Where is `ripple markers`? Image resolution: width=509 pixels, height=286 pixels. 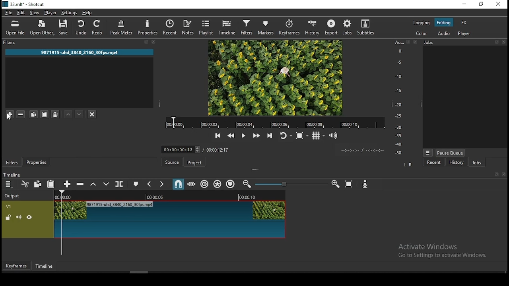
ripple markers is located at coordinates (217, 184).